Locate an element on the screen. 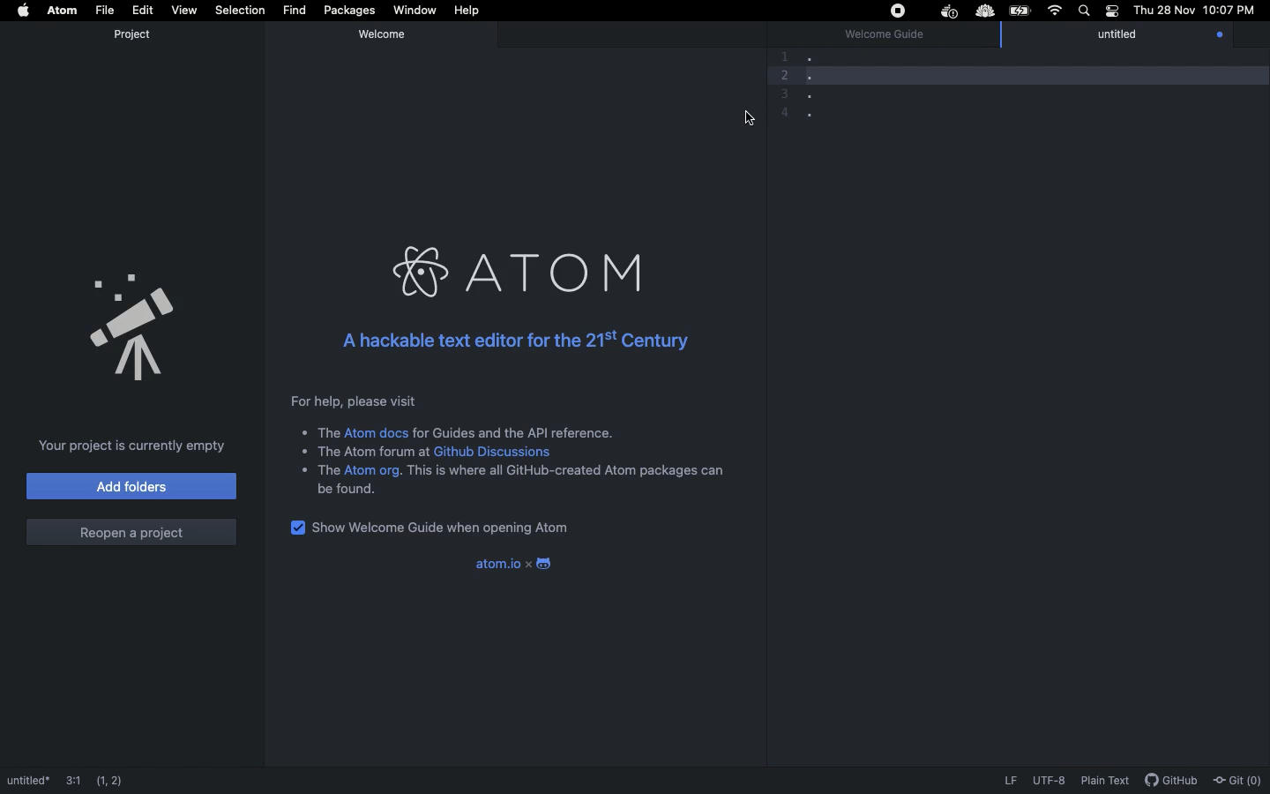  Apple logo is located at coordinates (24, 12).